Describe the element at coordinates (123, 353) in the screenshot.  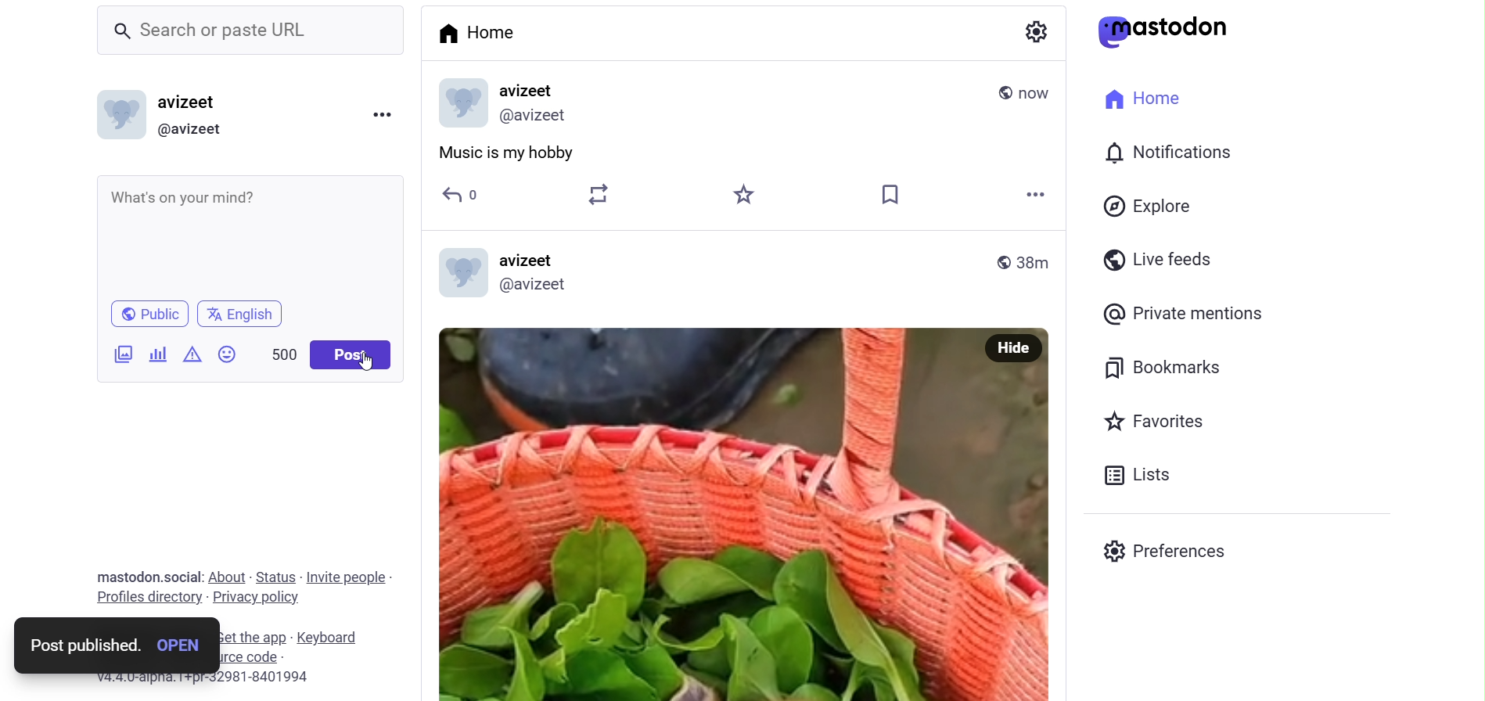
I see `Add Image` at that location.